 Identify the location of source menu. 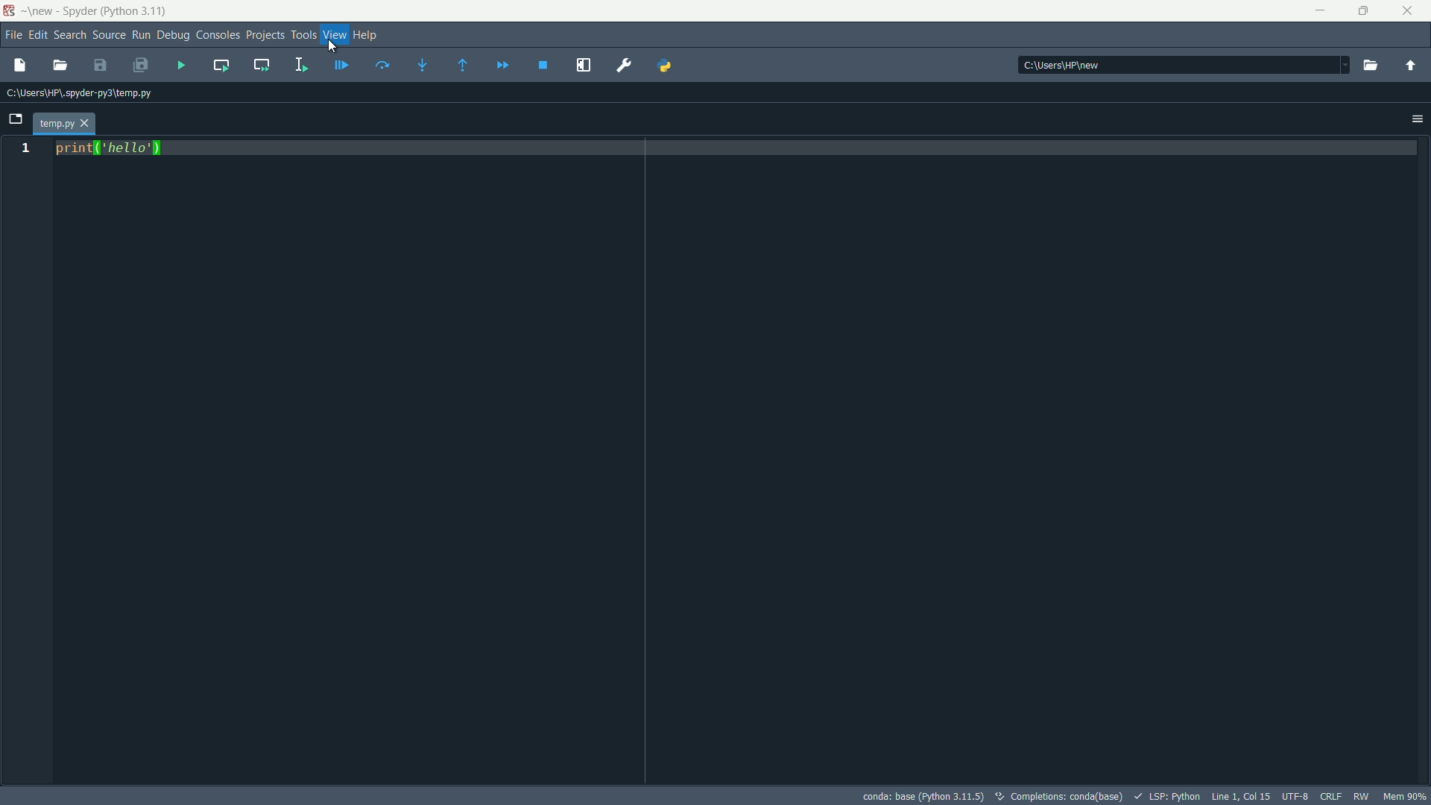
(110, 35).